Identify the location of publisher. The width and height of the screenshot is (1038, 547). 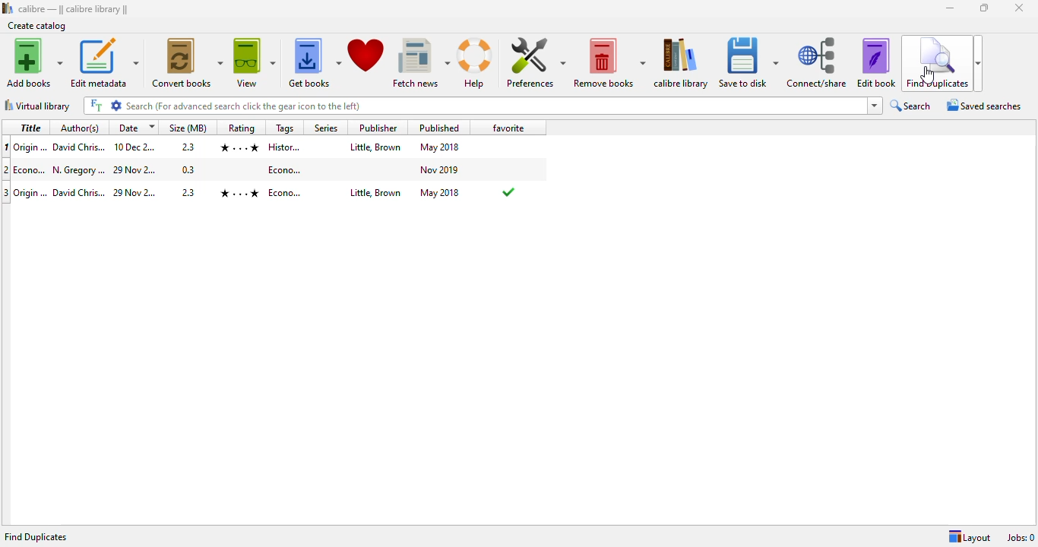
(376, 127).